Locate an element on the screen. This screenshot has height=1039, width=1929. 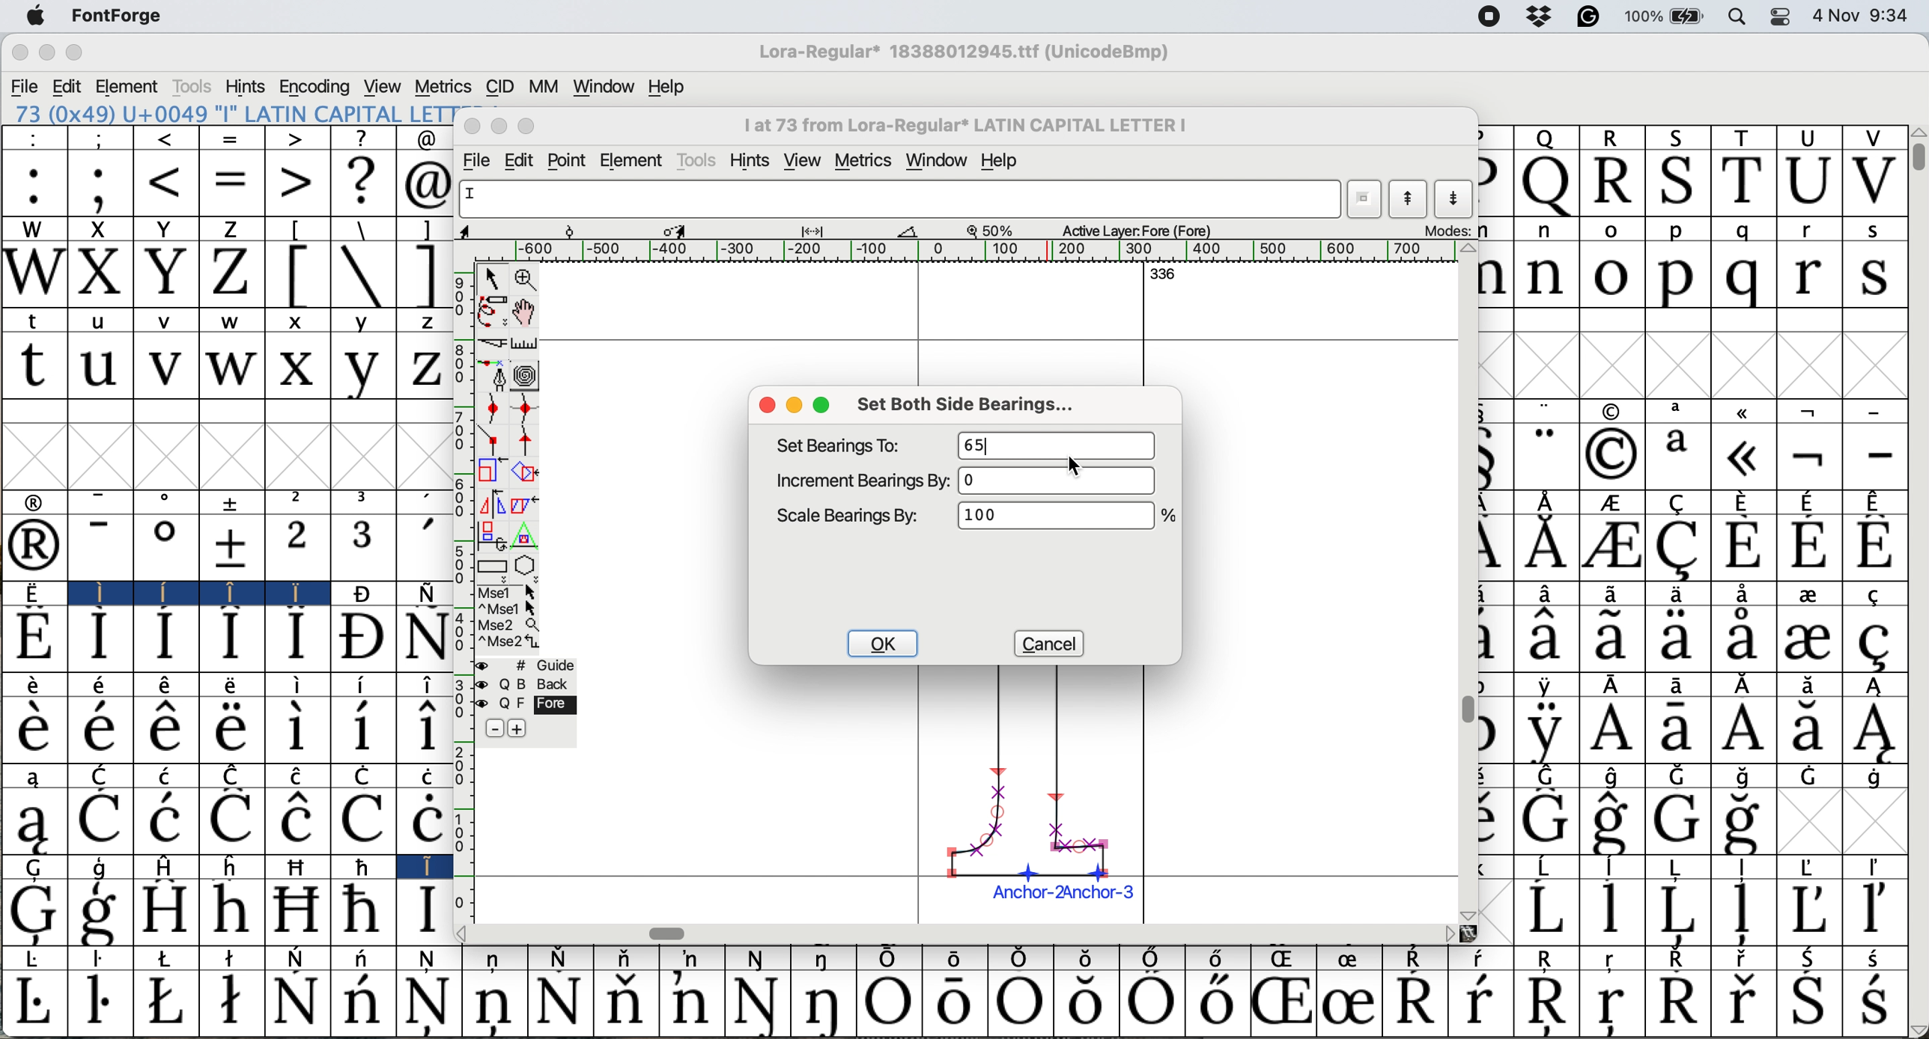
p is located at coordinates (1677, 231).